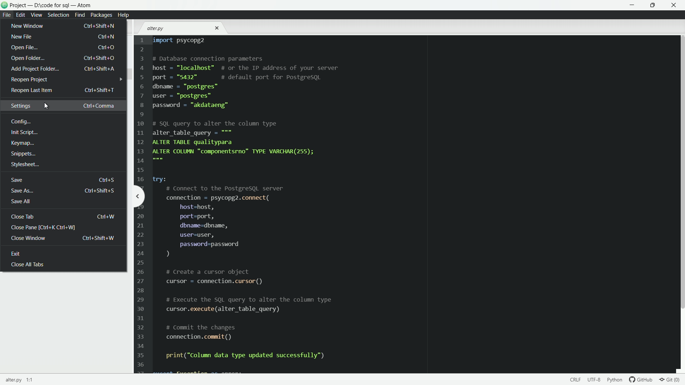  What do you see at coordinates (47, 108) in the screenshot?
I see `cursor` at bounding box center [47, 108].